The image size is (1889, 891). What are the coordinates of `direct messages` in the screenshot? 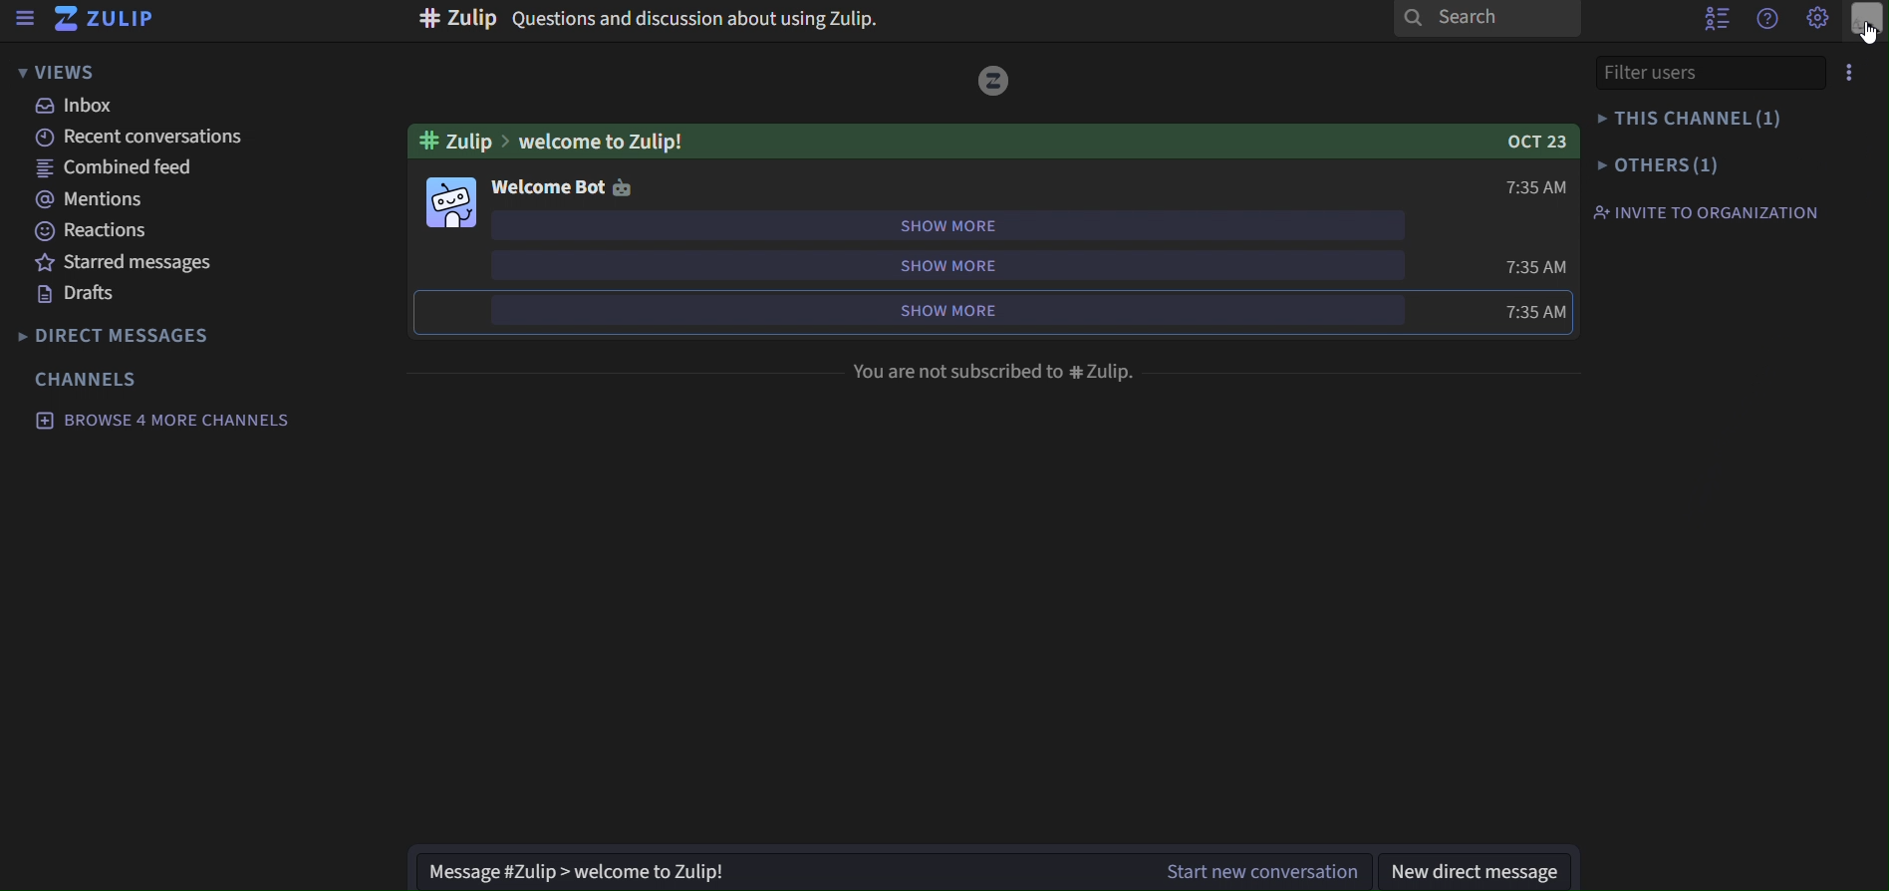 It's located at (121, 337).